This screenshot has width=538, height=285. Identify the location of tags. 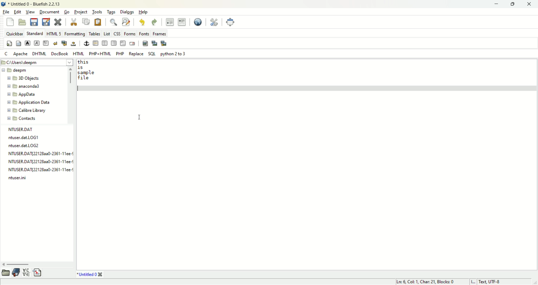
(111, 12).